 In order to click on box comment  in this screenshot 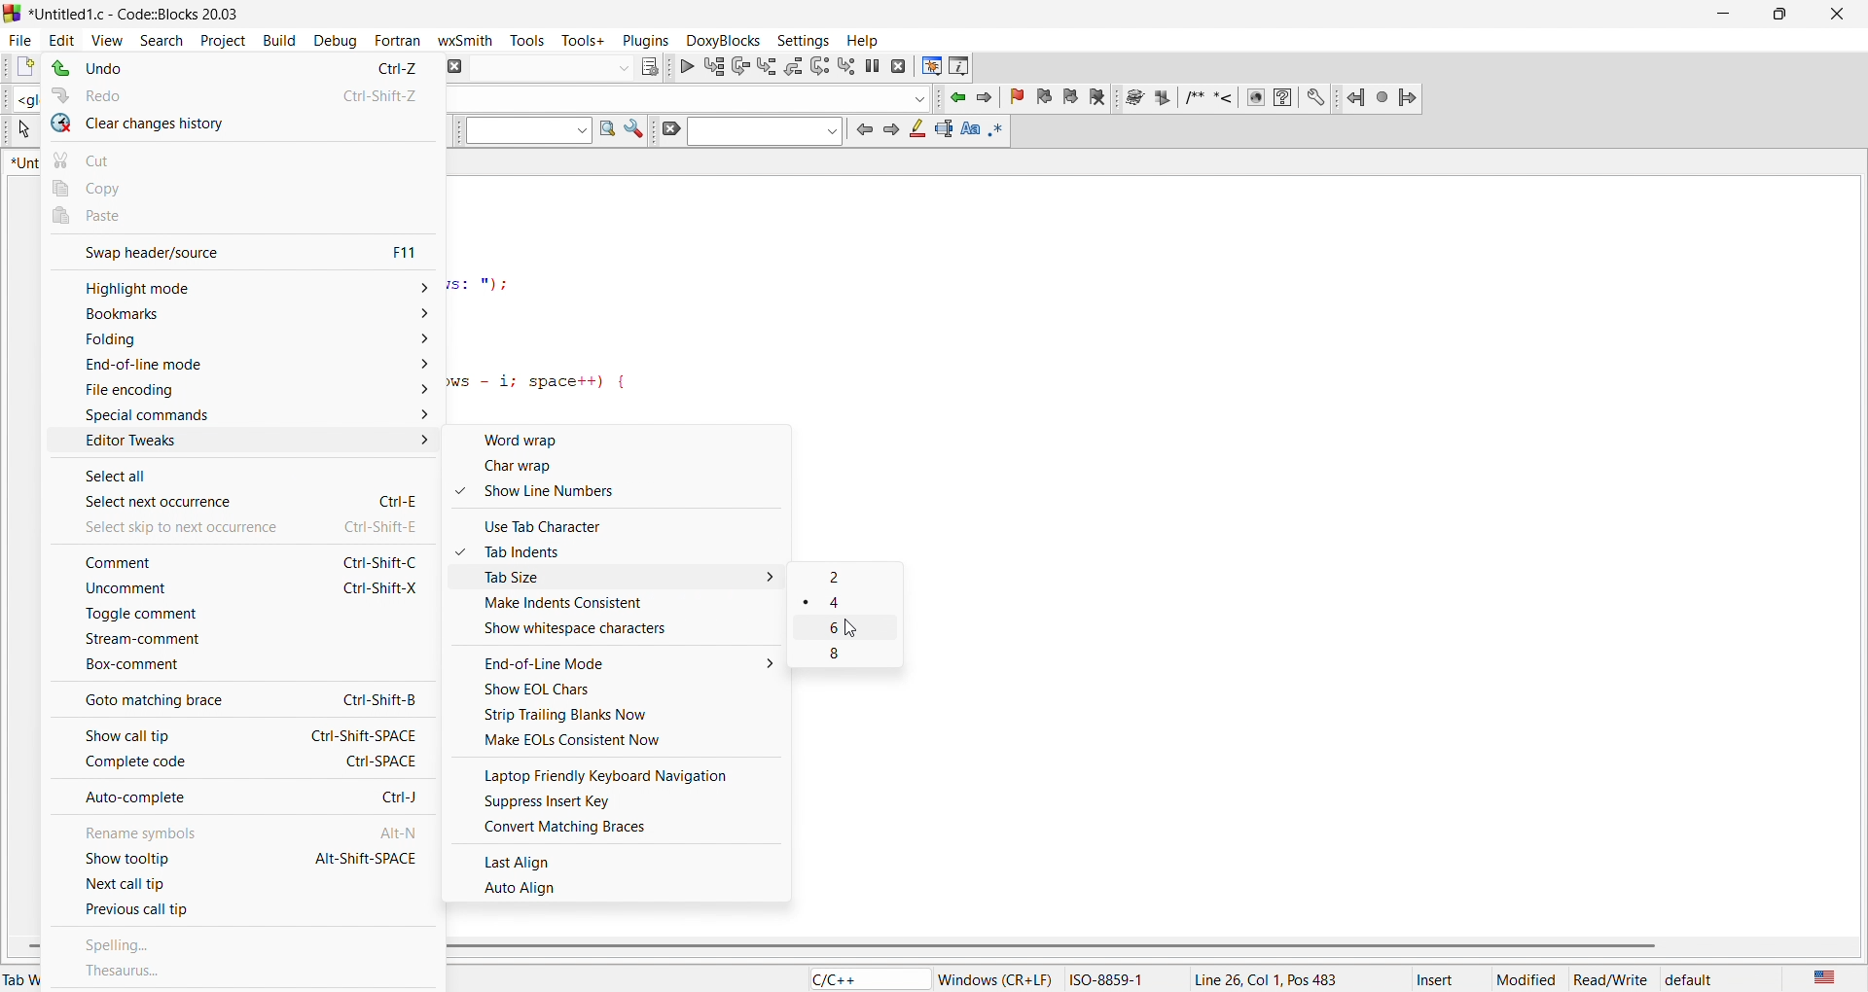, I will do `click(236, 669)`.